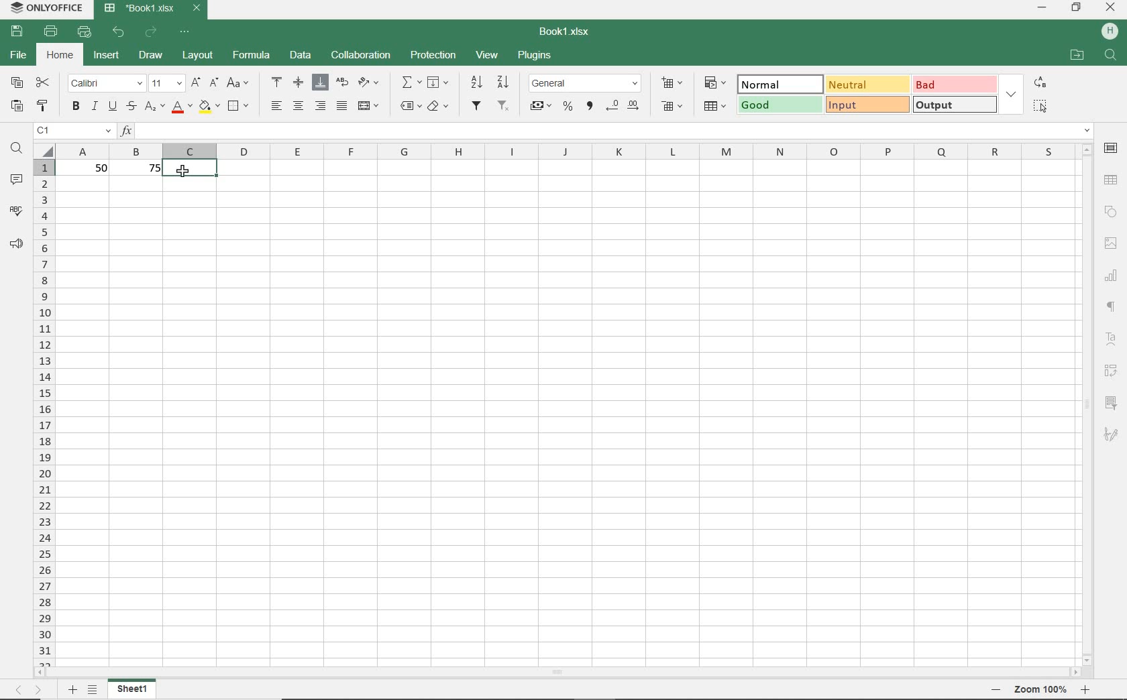  What do you see at coordinates (563, 30) in the screenshot?
I see `file name` at bounding box center [563, 30].